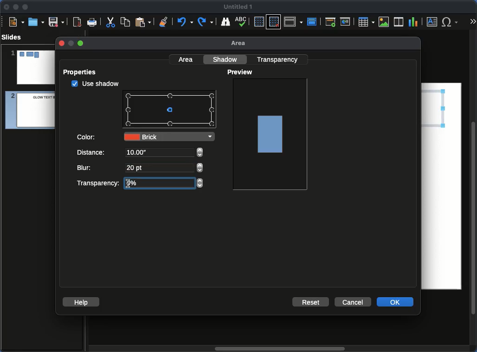 Image resolution: width=477 pixels, height=352 pixels. I want to click on Area, so click(187, 59).